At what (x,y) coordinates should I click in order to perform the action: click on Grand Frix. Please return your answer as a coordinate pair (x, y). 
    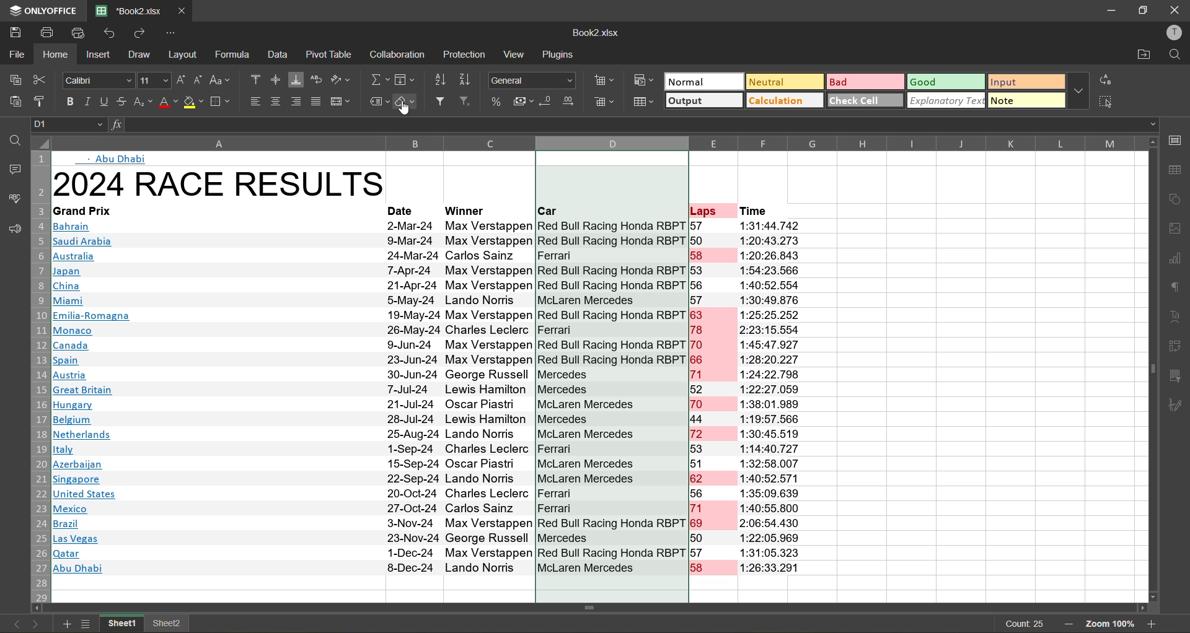
    Looking at the image, I should click on (89, 211).